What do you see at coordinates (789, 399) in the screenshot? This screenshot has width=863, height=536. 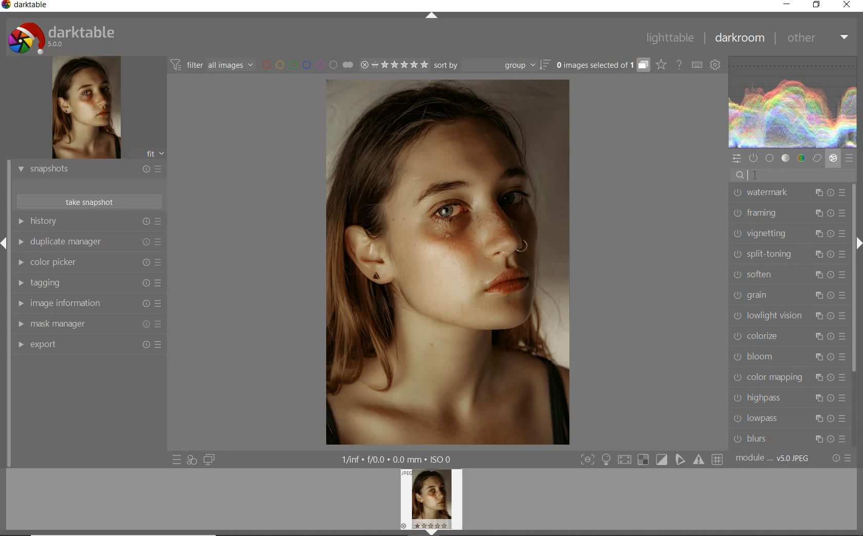 I see `highpass` at bounding box center [789, 399].